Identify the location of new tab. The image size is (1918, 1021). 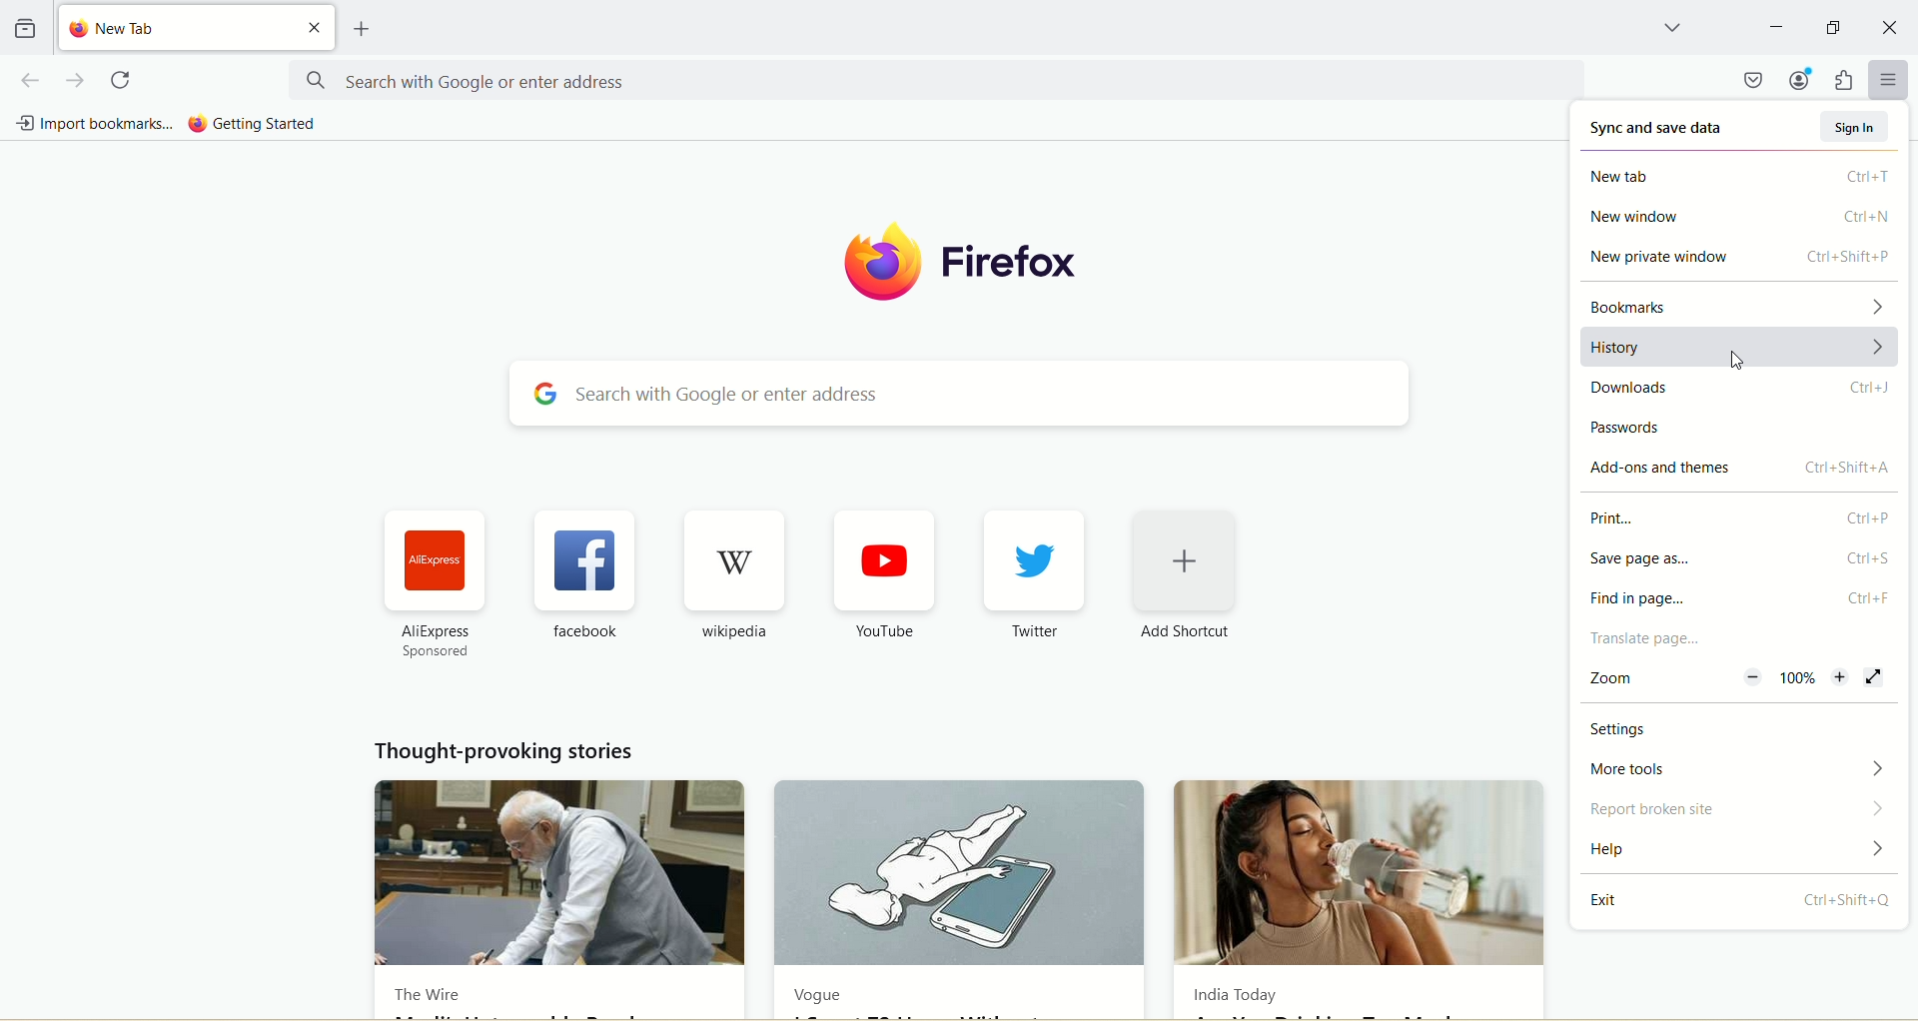
(1740, 174).